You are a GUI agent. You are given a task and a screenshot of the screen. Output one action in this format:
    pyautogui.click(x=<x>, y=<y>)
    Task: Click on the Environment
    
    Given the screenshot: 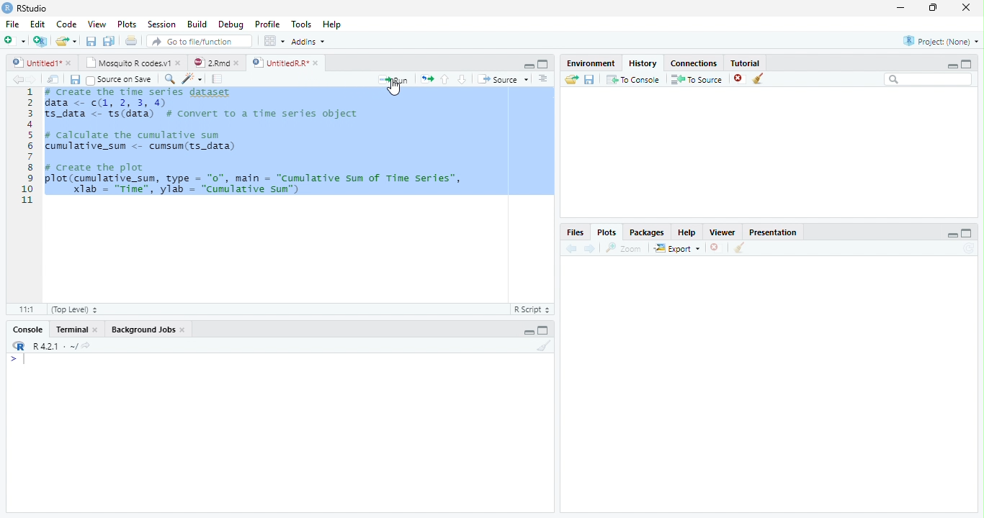 What is the action you would take?
    pyautogui.click(x=591, y=63)
    